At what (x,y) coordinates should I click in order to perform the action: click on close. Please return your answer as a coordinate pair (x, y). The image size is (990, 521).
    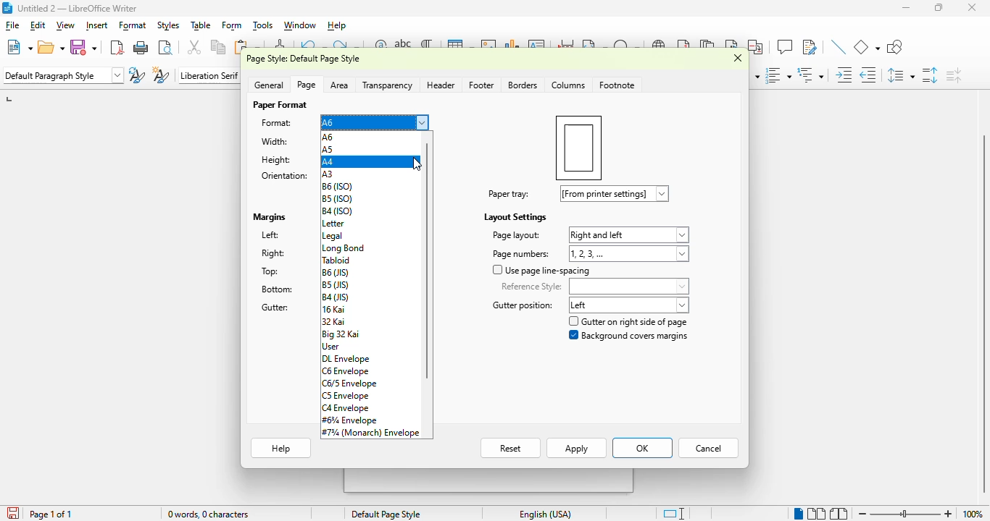
    Looking at the image, I should click on (971, 7).